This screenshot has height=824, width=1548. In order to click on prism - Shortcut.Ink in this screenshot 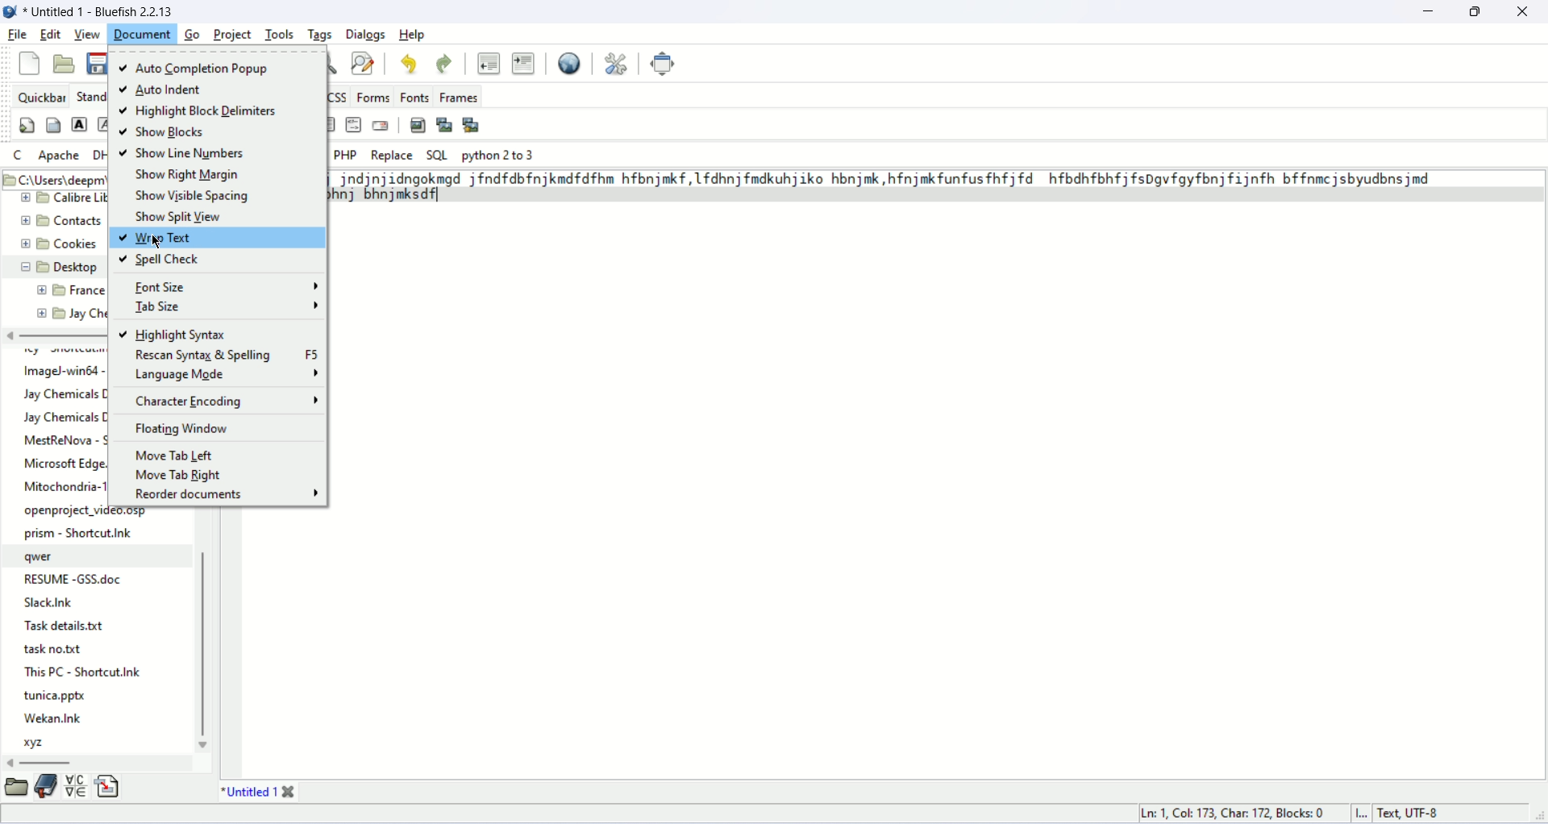, I will do `click(81, 533)`.